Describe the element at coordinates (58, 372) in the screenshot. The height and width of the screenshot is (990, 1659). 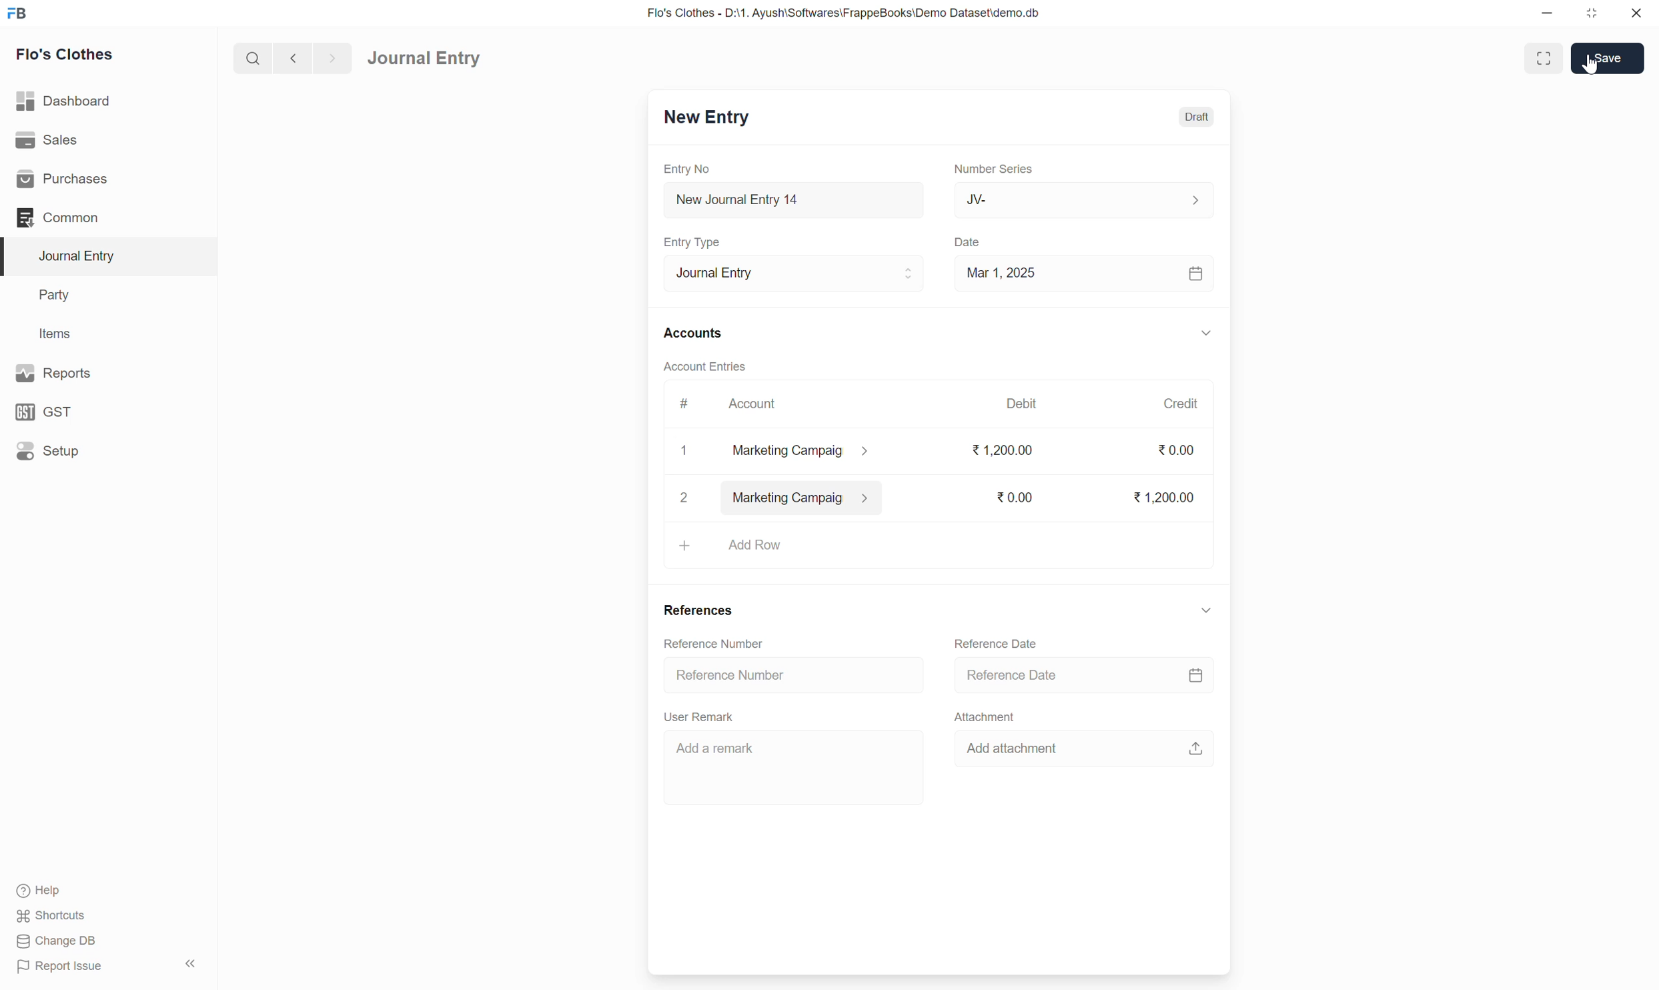
I see `Reports` at that location.